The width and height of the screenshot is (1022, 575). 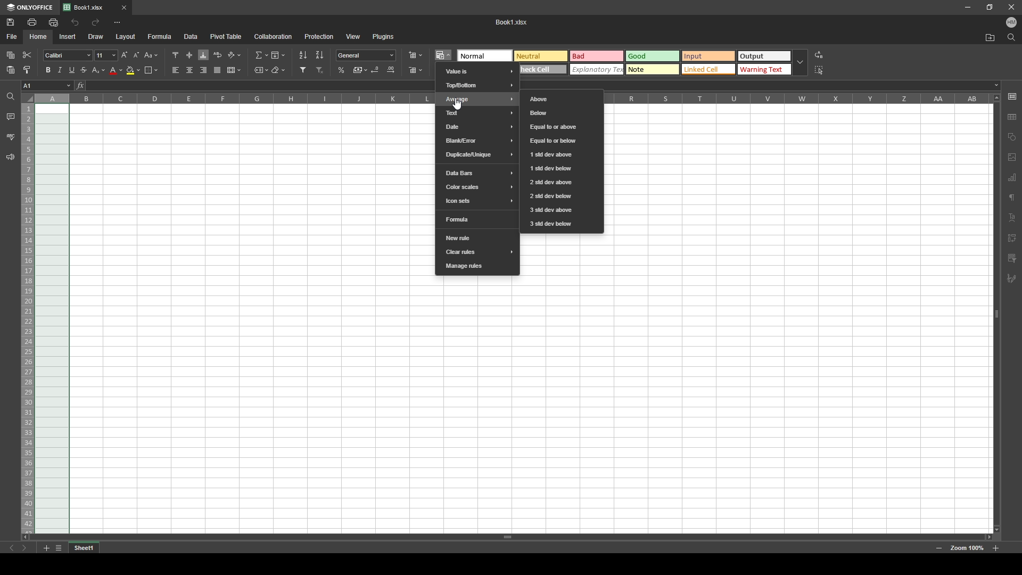 I want to click on remove filter, so click(x=320, y=70).